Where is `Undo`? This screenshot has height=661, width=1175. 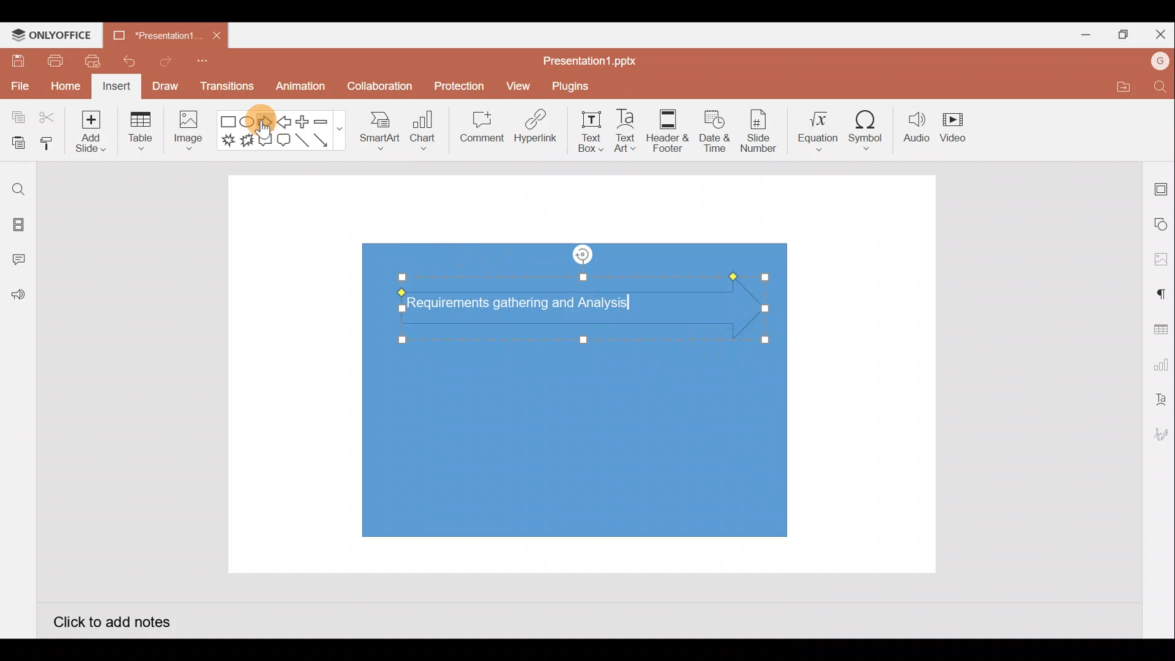
Undo is located at coordinates (124, 61).